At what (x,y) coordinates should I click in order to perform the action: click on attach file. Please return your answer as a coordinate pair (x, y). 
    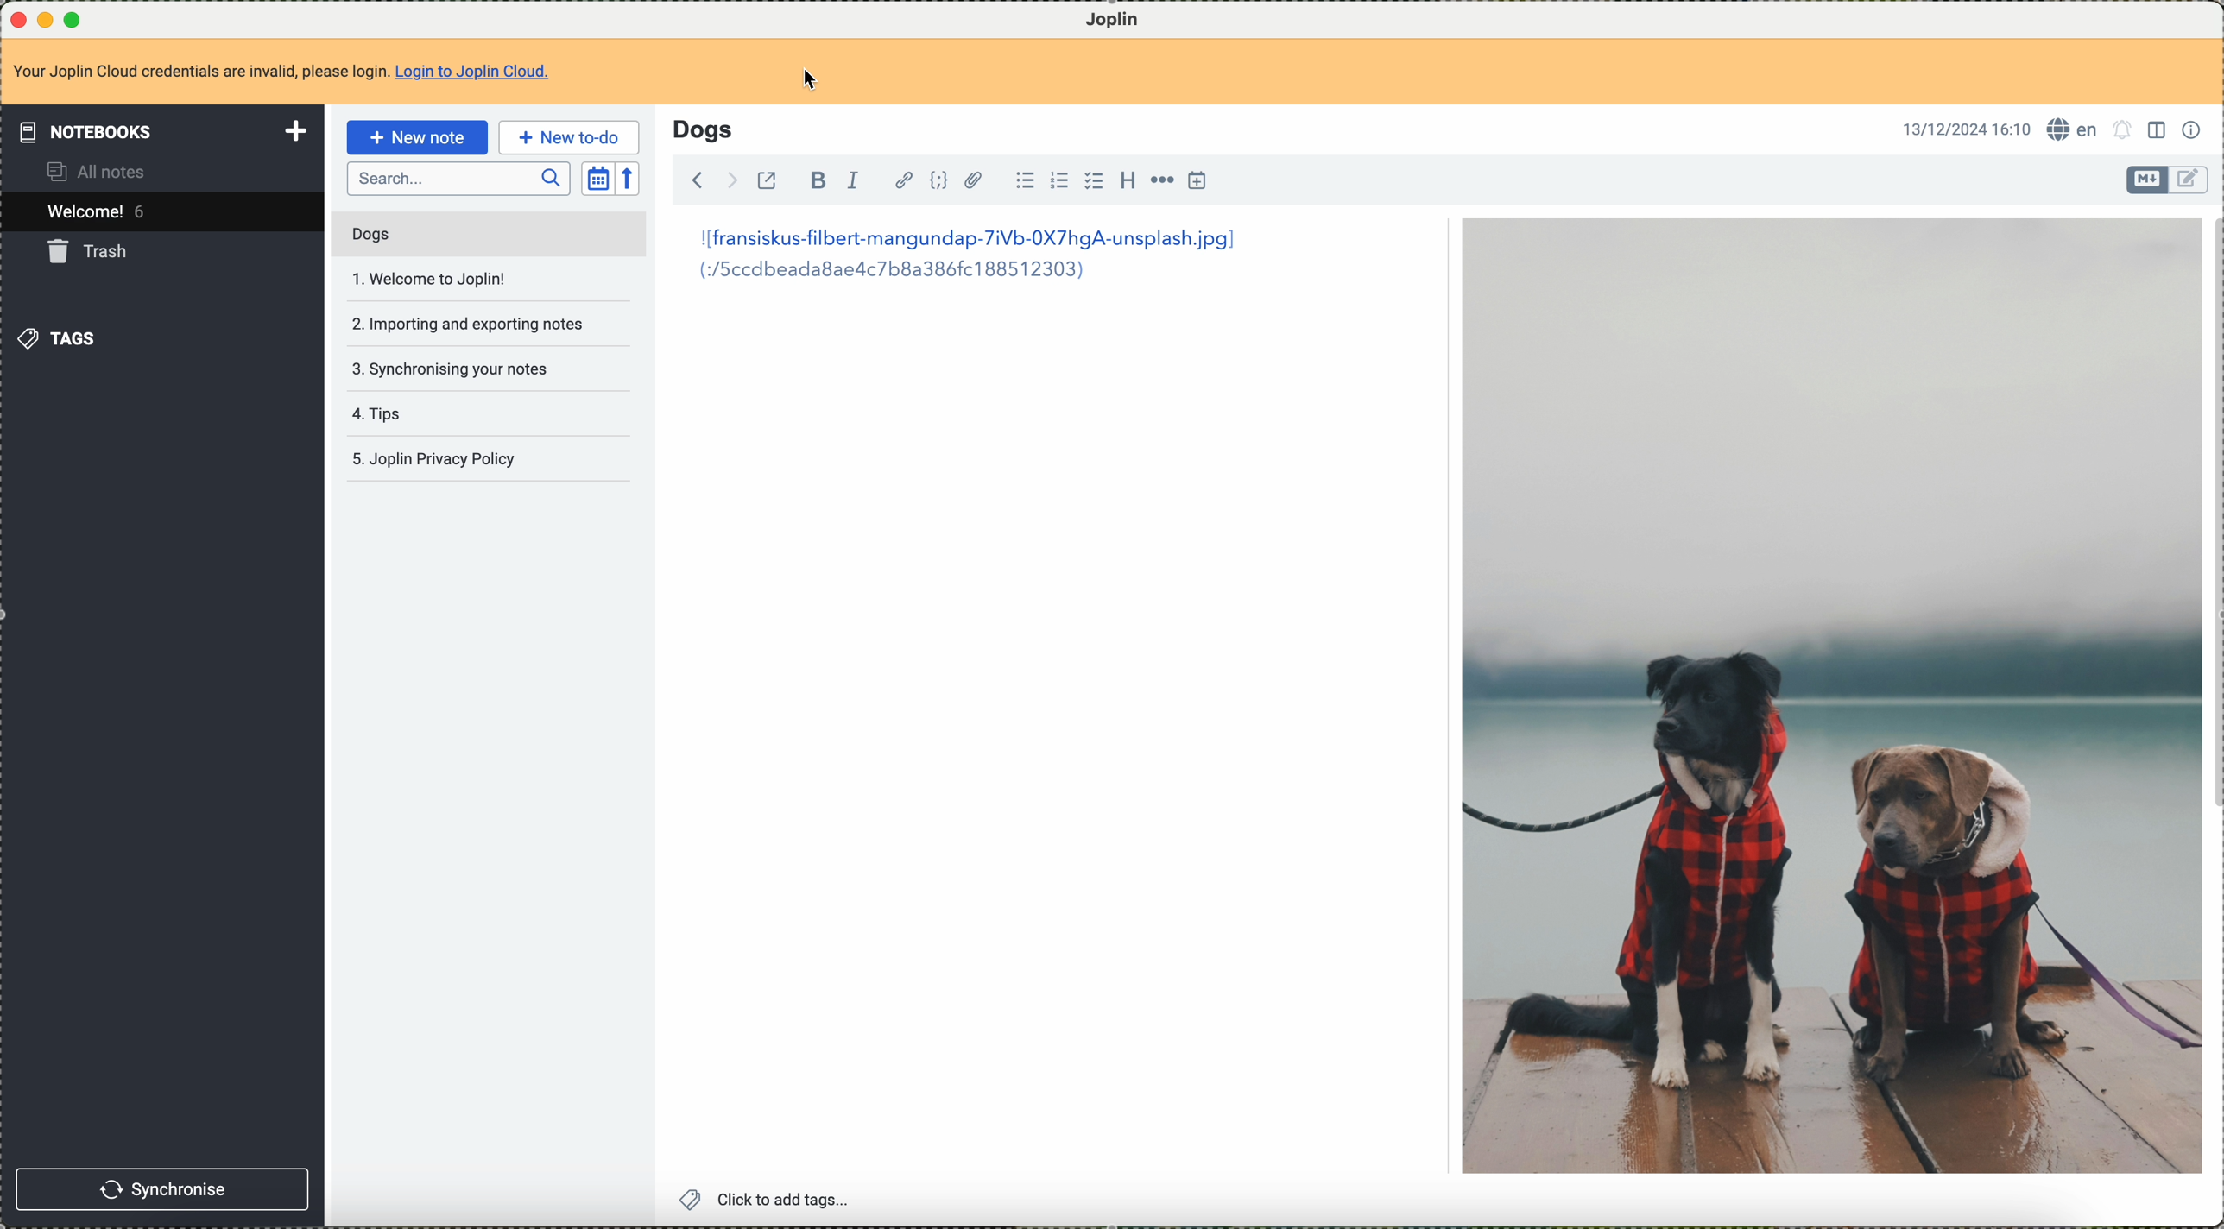
    Looking at the image, I should click on (978, 181).